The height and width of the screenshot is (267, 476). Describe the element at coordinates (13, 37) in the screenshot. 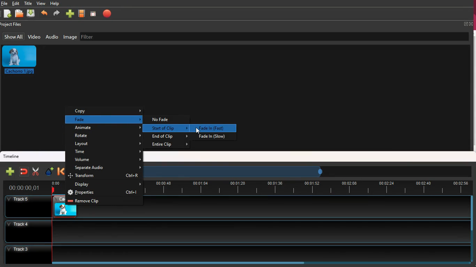

I see `show all` at that location.